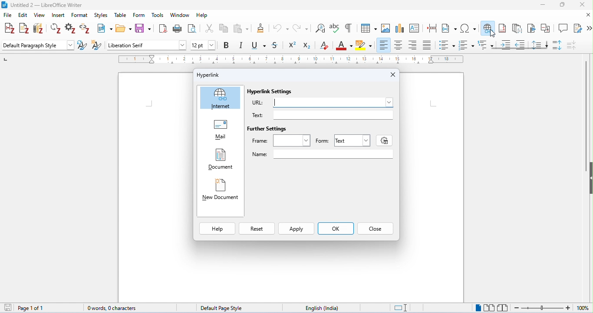 The image size is (593, 313). Describe the element at coordinates (101, 15) in the screenshot. I see `styles` at that location.